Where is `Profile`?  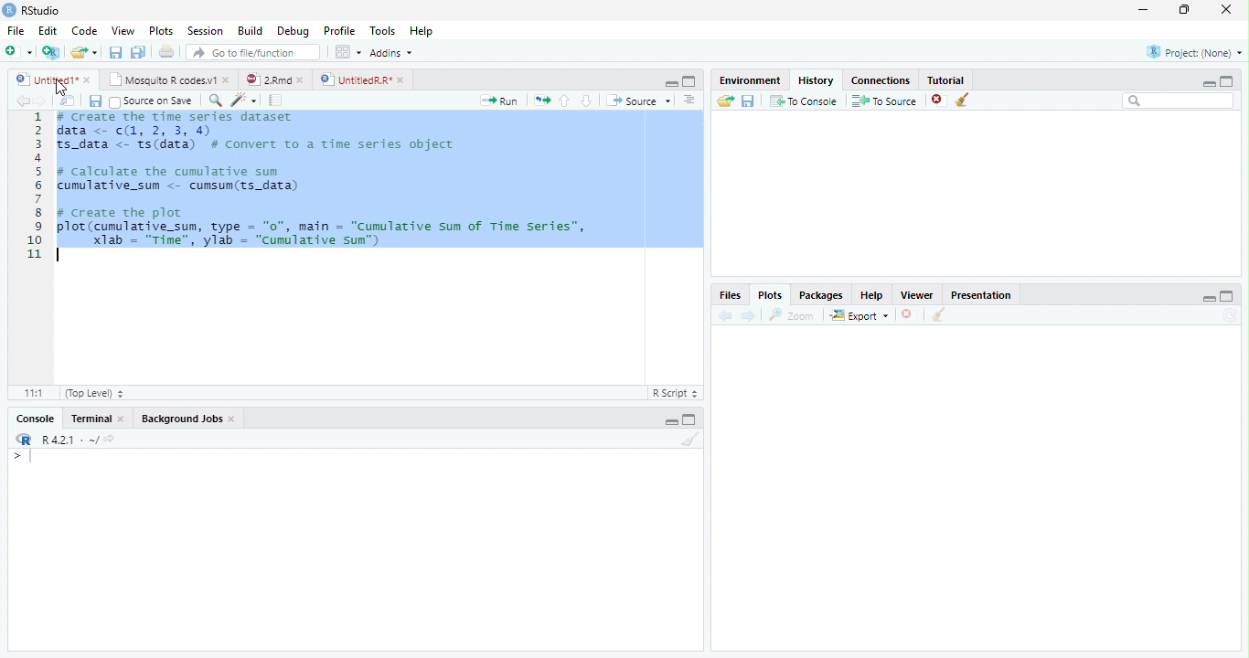
Profile is located at coordinates (340, 32).